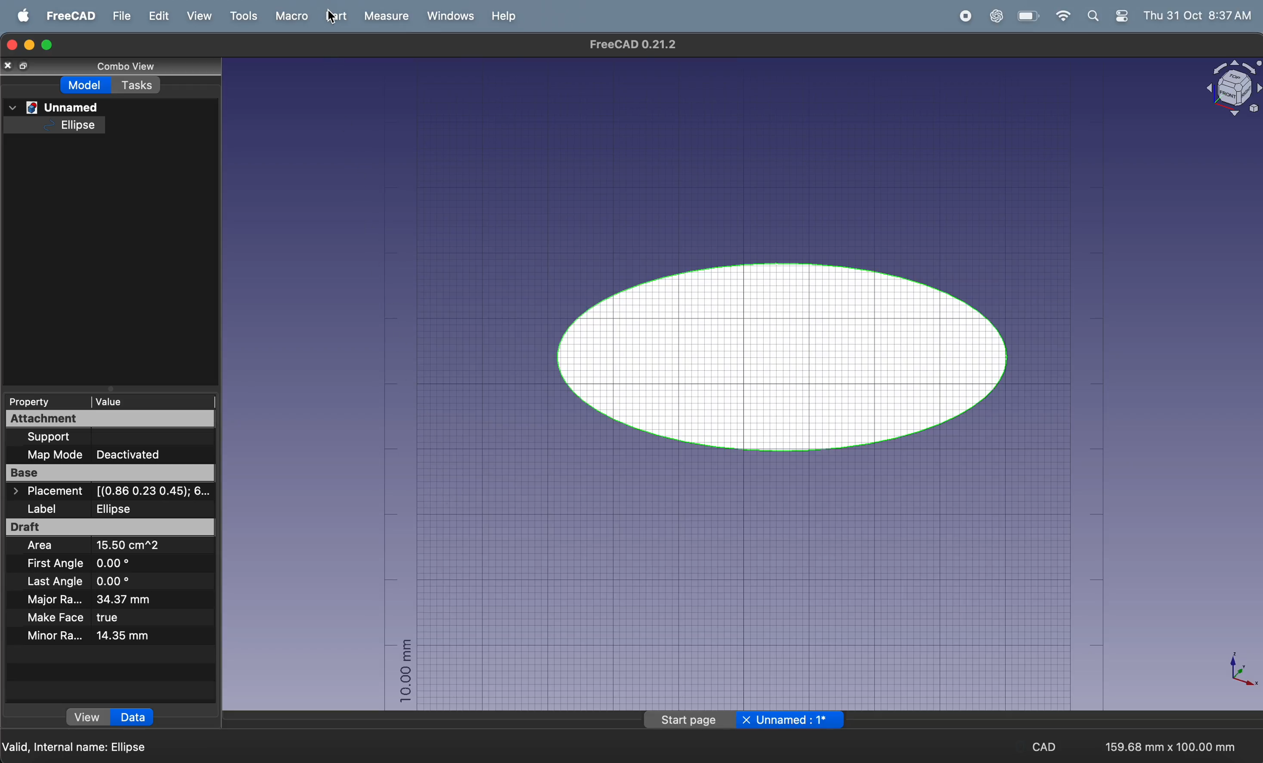 This screenshot has width=1263, height=763. What do you see at coordinates (240, 16) in the screenshot?
I see `tools` at bounding box center [240, 16].